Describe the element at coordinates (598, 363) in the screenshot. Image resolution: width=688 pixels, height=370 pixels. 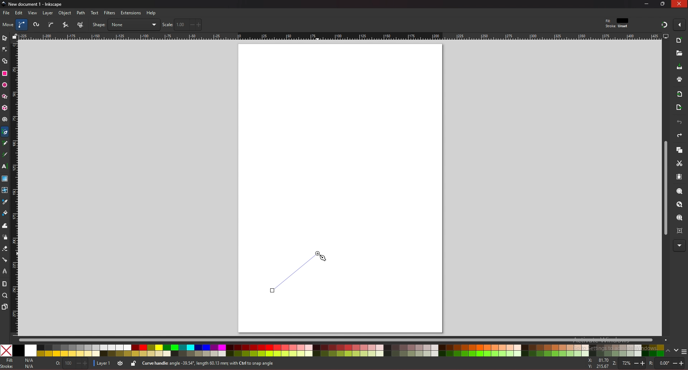
I see `x and y coordinates` at that location.